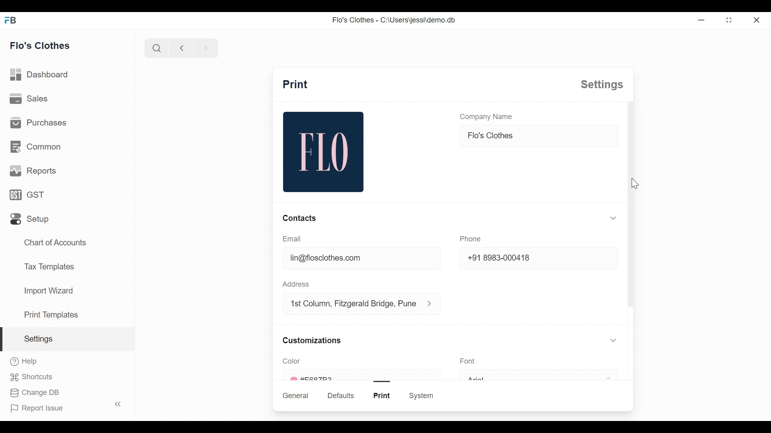 Image resolution: width=771 pixels, height=433 pixels. What do you see at coordinates (468, 360) in the screenshot?
I see `font` at bounding box center [468, 360].